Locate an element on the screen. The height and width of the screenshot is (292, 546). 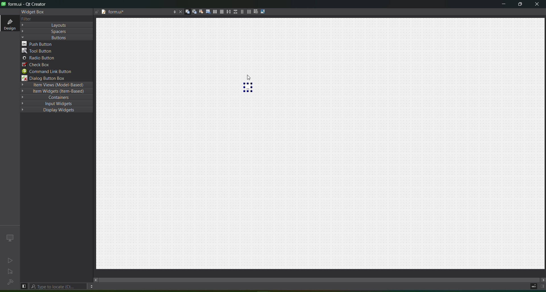
move right is located at coordinates (543, 279).